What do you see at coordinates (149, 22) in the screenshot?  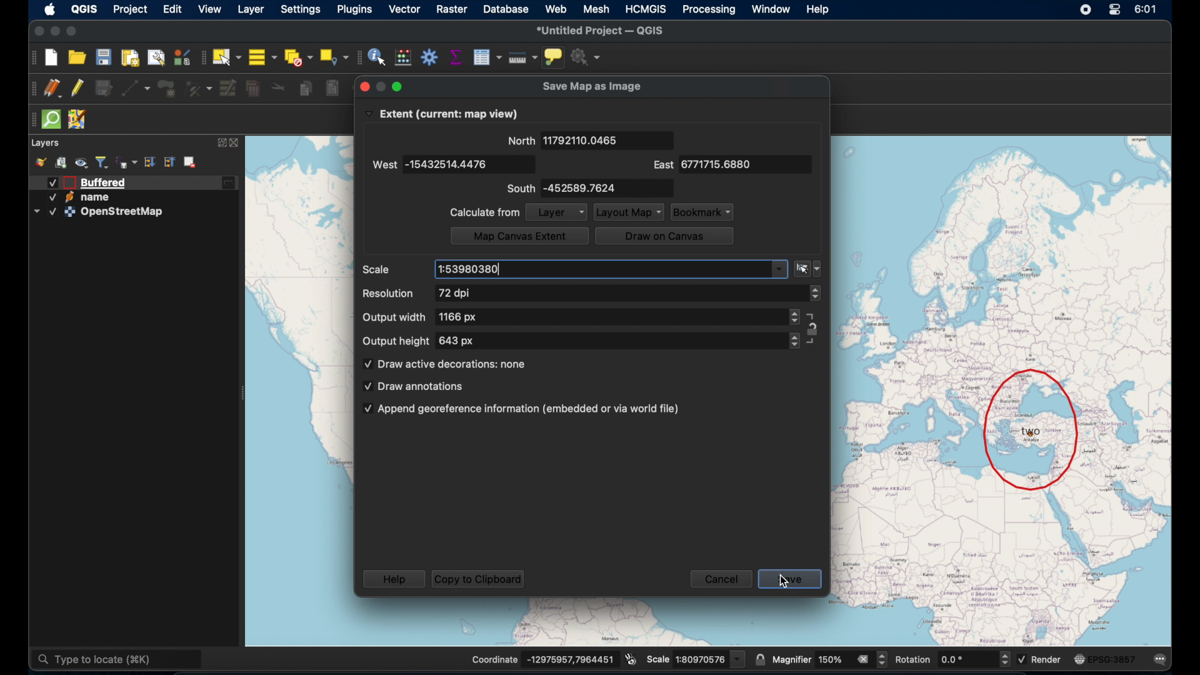 I see `cursor` at bounding box center [149, 22].